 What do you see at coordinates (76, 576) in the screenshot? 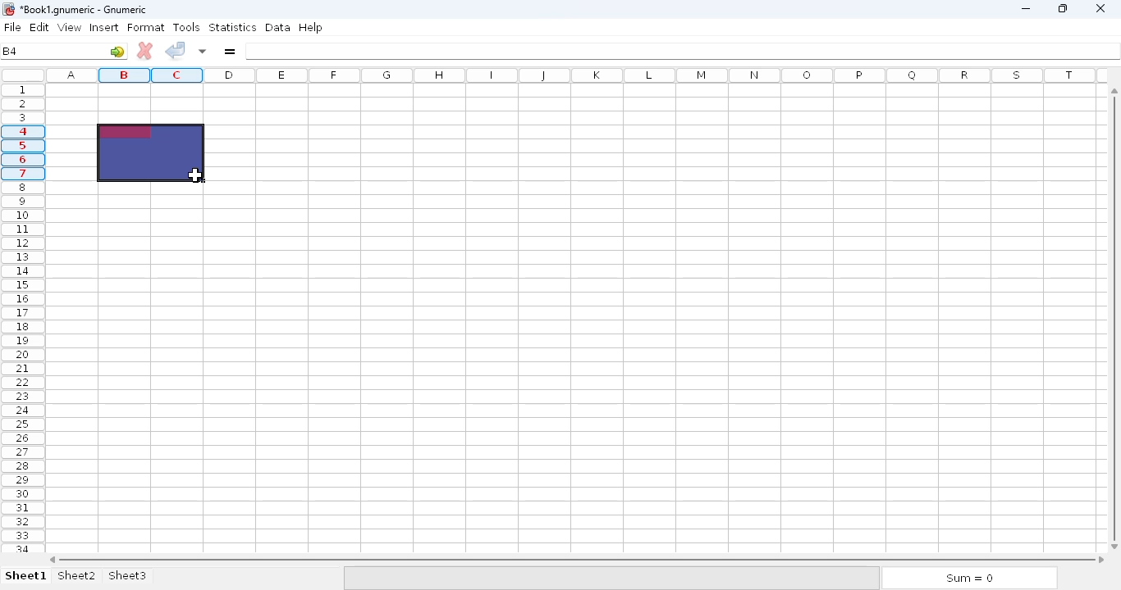
I see `sheet2` at bounding box center [76, 576].